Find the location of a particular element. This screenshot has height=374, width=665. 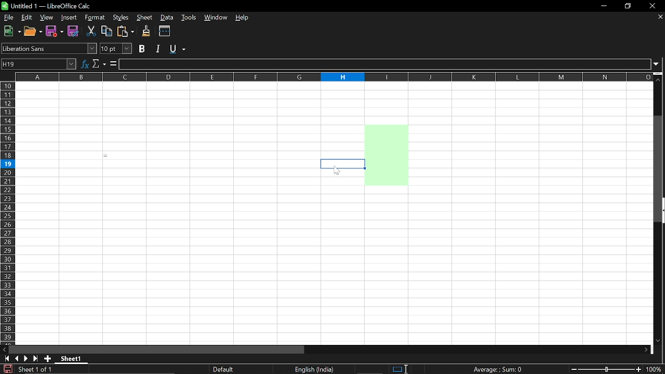

Vertical scrollbar is located at coordinates (659, 170).